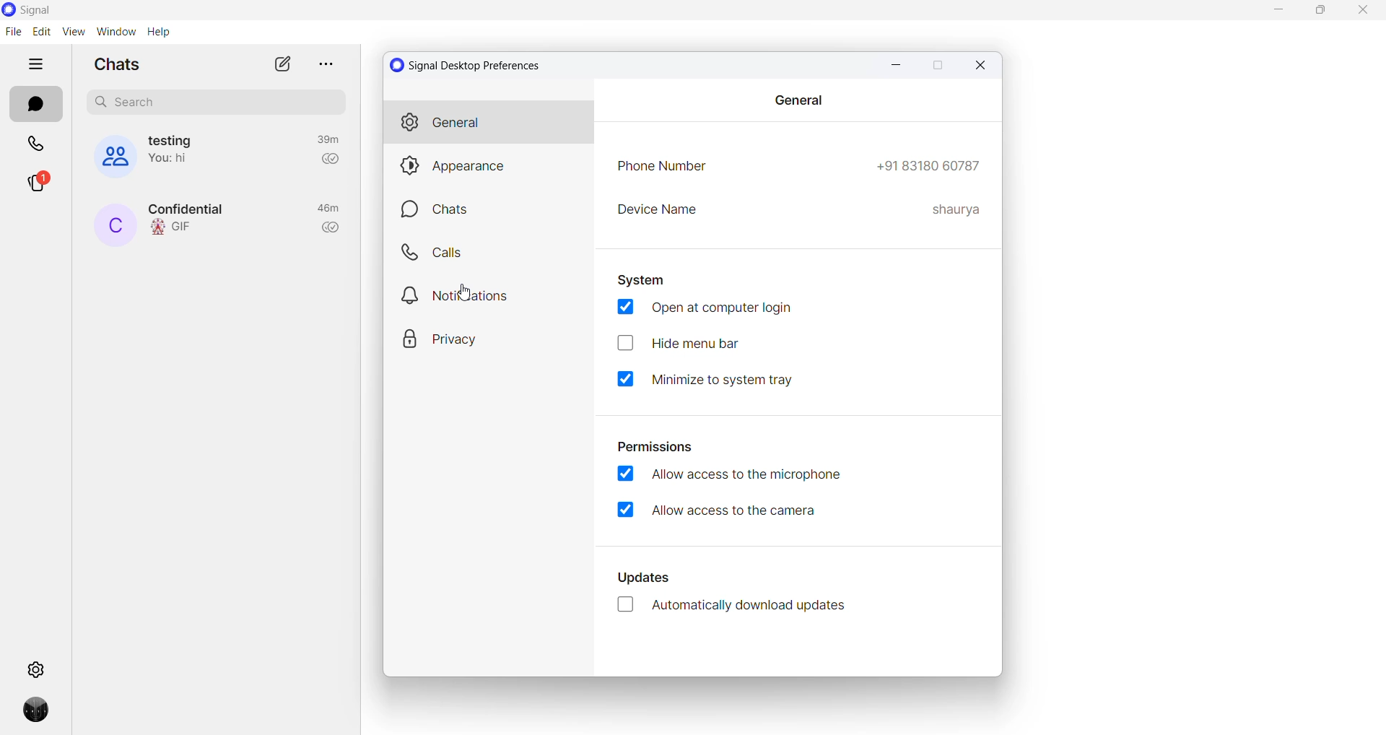 This screenshot has height=735, width=1386. Describe the element at coordinates (978, 64) in the screenshot. I see `close` at that location.